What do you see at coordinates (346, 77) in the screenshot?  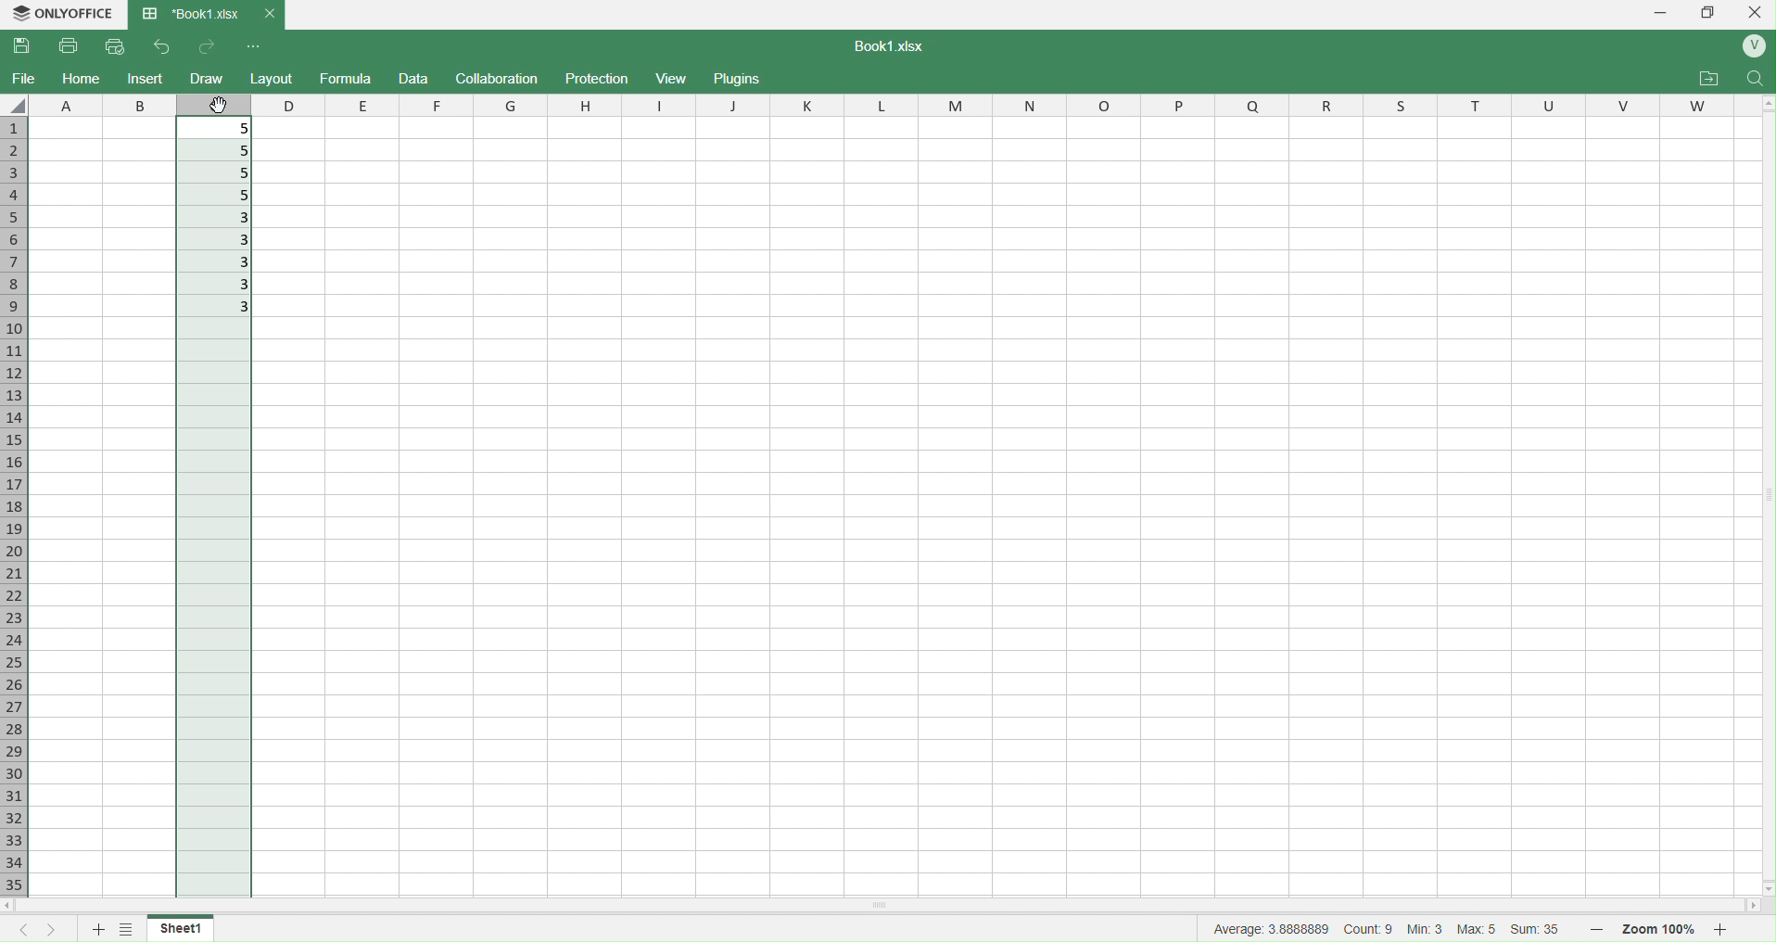 I see `Formula` at bounding box center [346, 77].